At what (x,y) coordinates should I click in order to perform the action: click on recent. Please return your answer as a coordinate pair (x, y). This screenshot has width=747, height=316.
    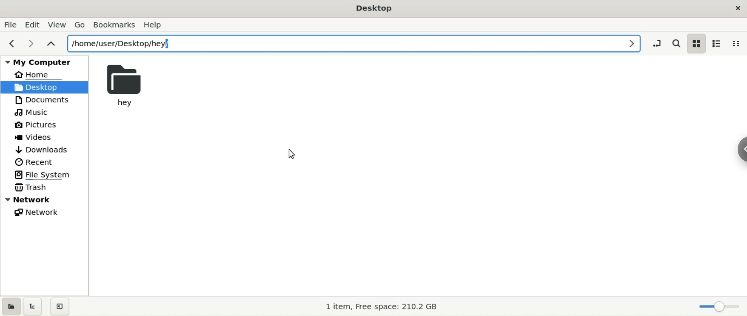
    Looking at the image, I should click on (35, 163).